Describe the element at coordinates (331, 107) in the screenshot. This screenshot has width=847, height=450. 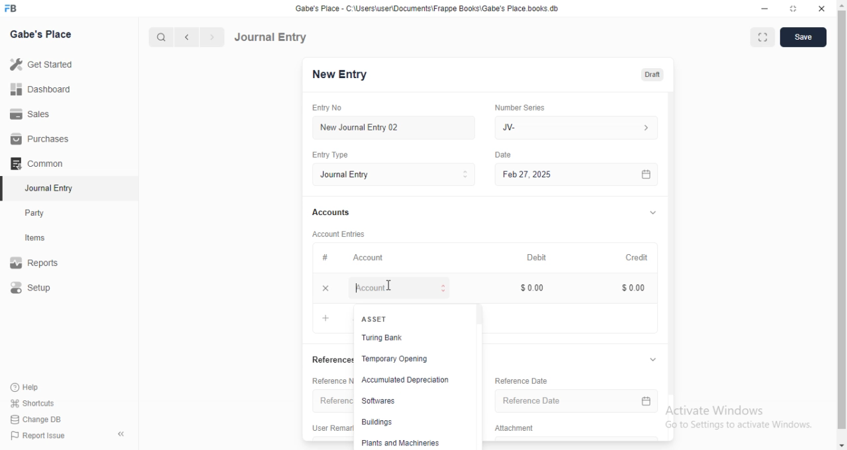
I see `Entry No` at that location.